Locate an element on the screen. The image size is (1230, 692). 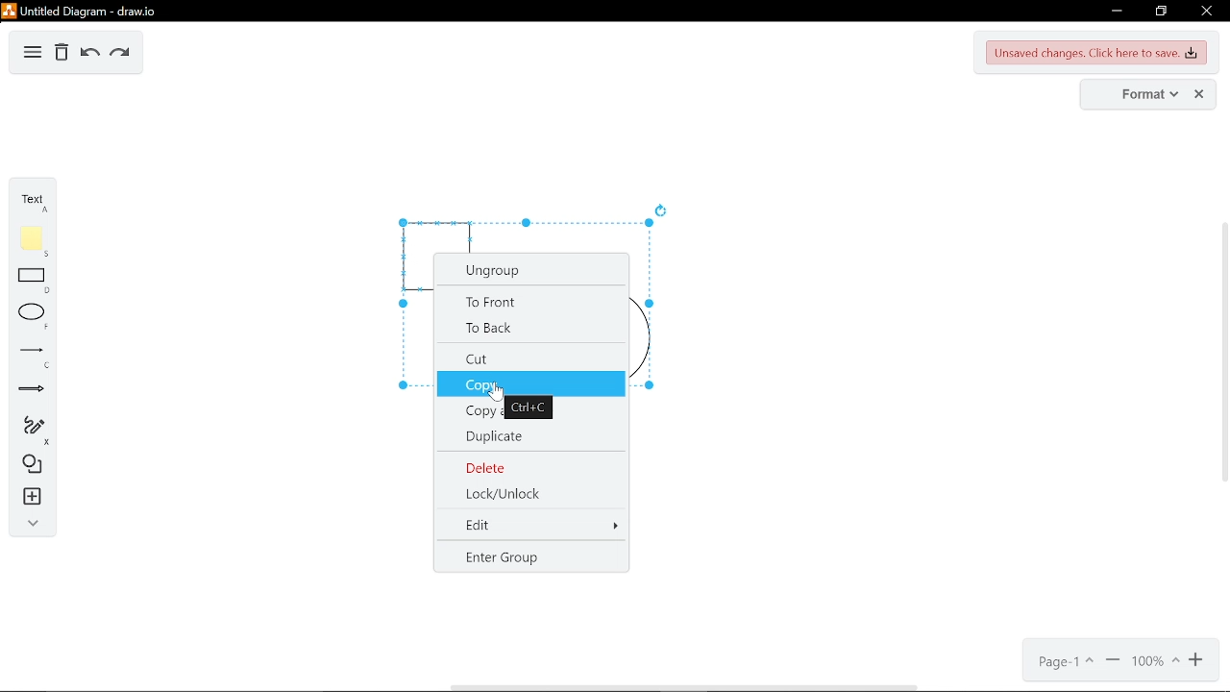
minimize is located at coordinates (1114, 12).